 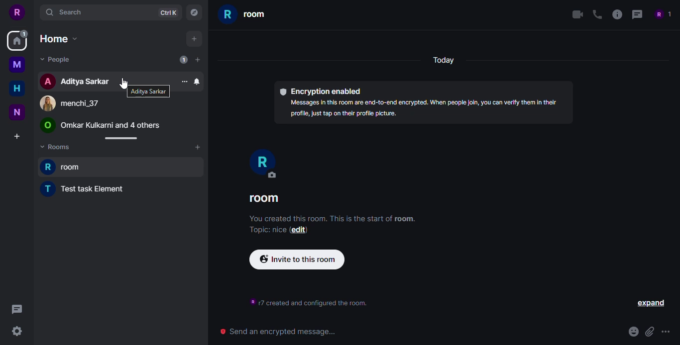 What do you see at coordinates (667, 333) in the screenshot?
I see `more options` at bounding box center [667, 333].